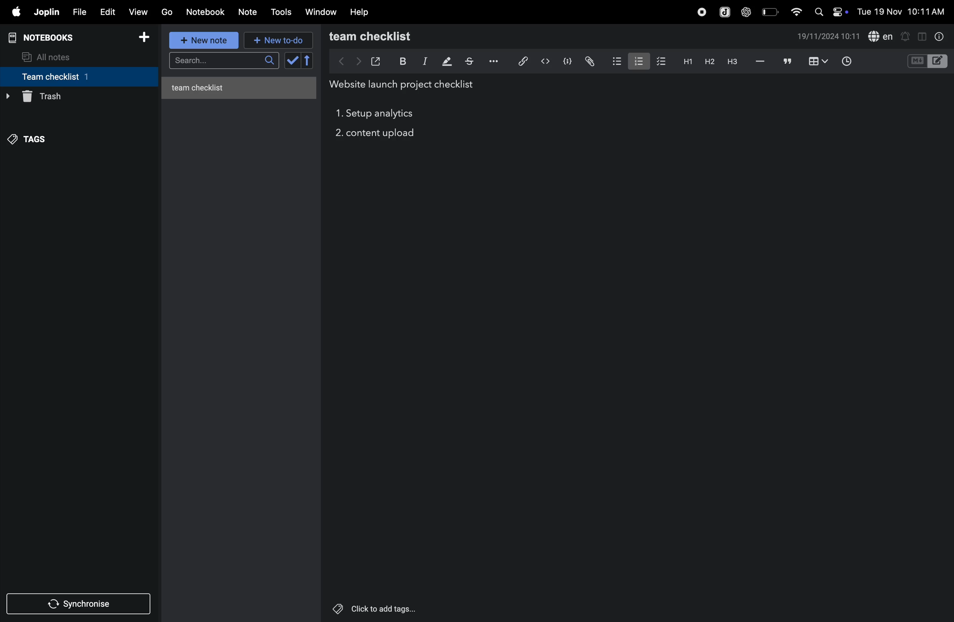 The width and height of the screenshot is (954, 622). What do you see at coordinates (745, 12) in the screenshot?
I see `chat gpt` at bounding box center [745, 12].